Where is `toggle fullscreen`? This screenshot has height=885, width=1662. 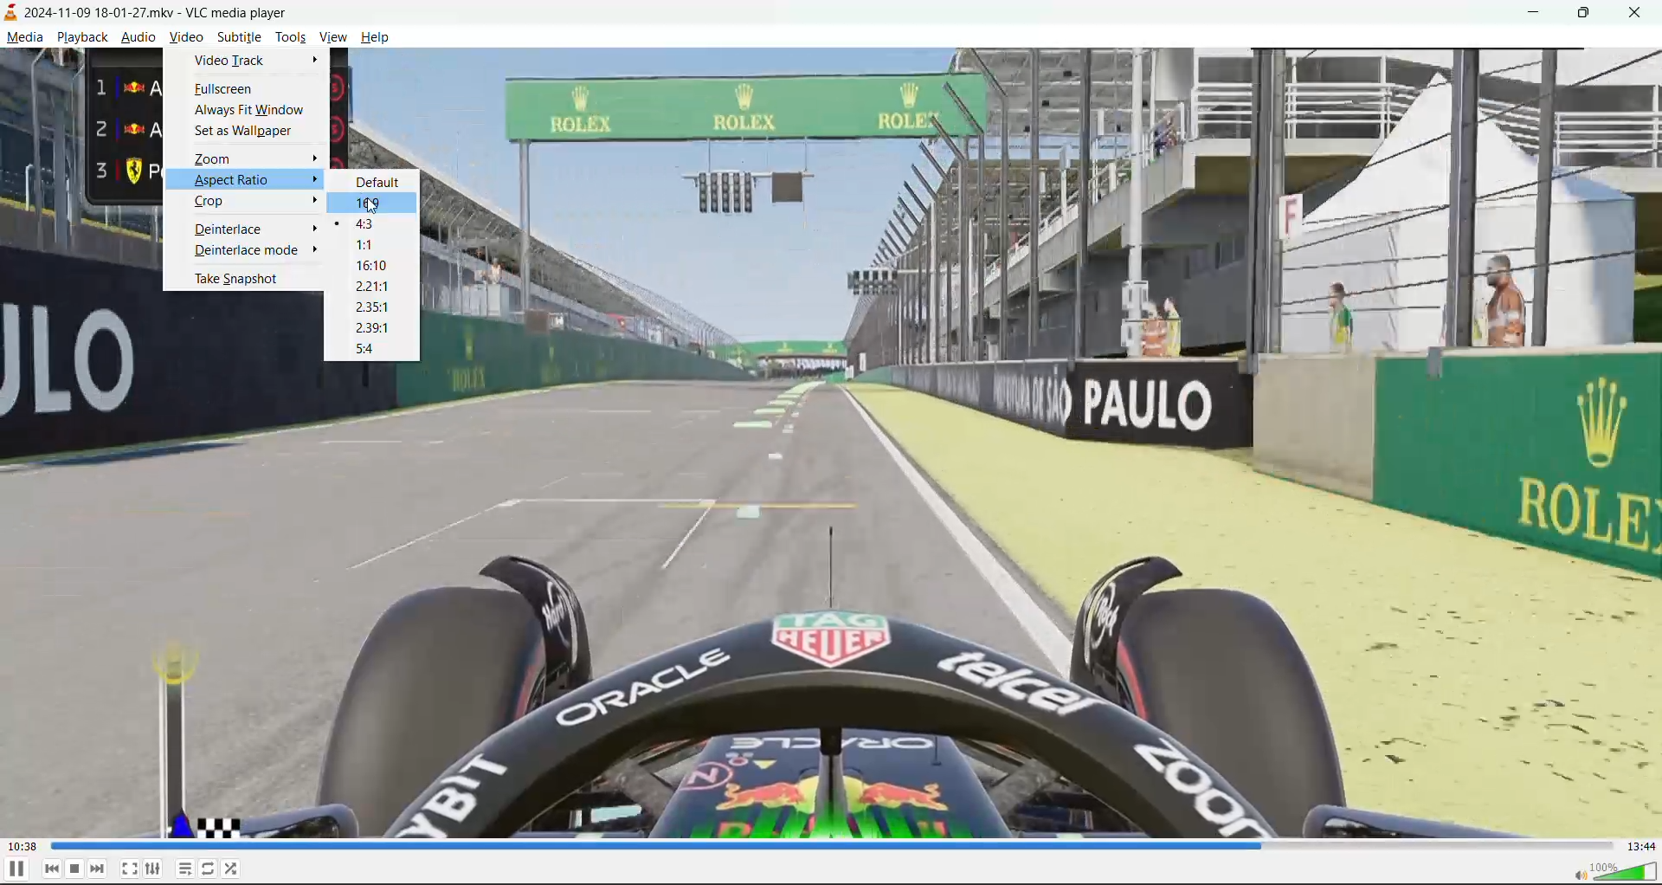 toggle fullscreen is located at coordinates (128, 866).